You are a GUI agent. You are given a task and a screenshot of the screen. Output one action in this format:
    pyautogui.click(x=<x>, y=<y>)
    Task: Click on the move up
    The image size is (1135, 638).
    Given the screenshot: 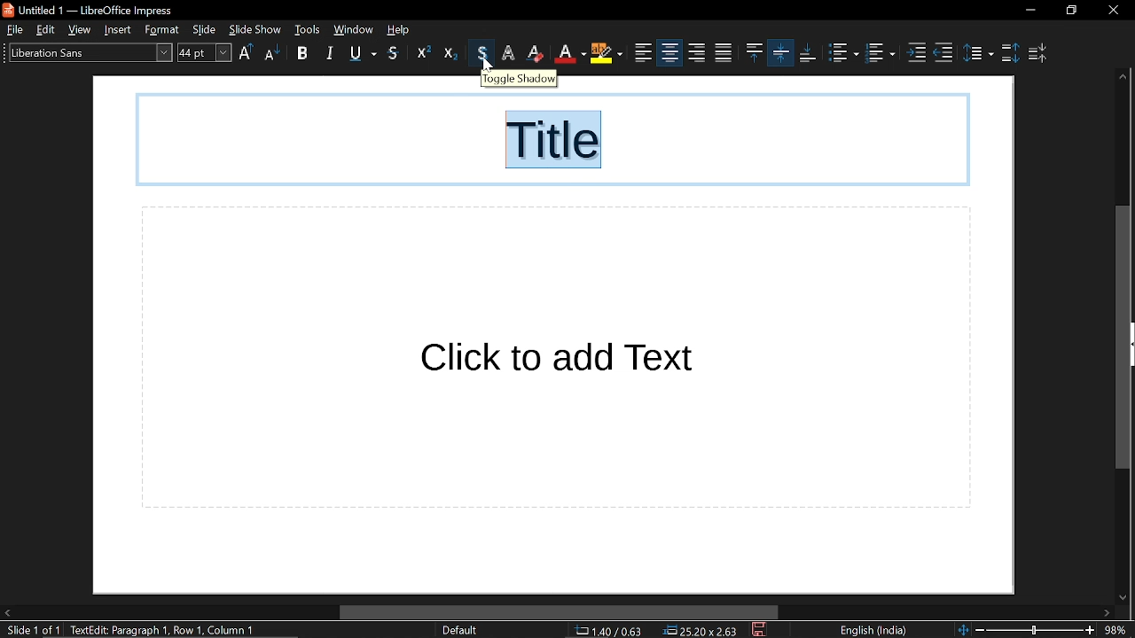 What is the action you would take?
    pyautogui.click(x=1122, y=78)
    